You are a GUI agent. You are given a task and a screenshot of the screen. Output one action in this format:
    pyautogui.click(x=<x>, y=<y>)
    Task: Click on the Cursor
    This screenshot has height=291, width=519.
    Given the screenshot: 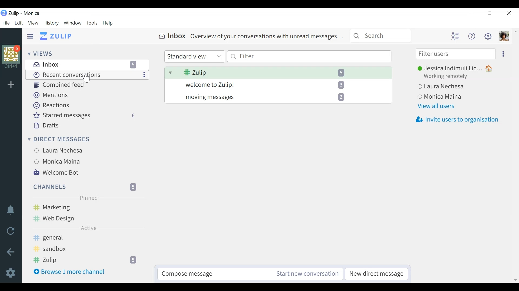 What is the action you would take?
    pyautogui.click(x=87, y=78)
    